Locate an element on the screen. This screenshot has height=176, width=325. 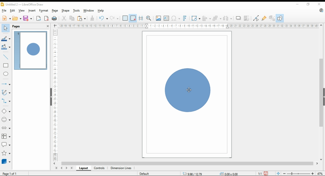
tools is located at coordinates (76, 11).